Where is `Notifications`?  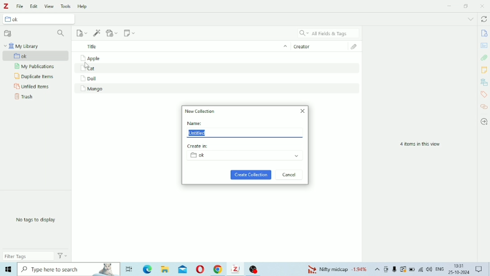 Notifications is located at coordinates (479, 268).